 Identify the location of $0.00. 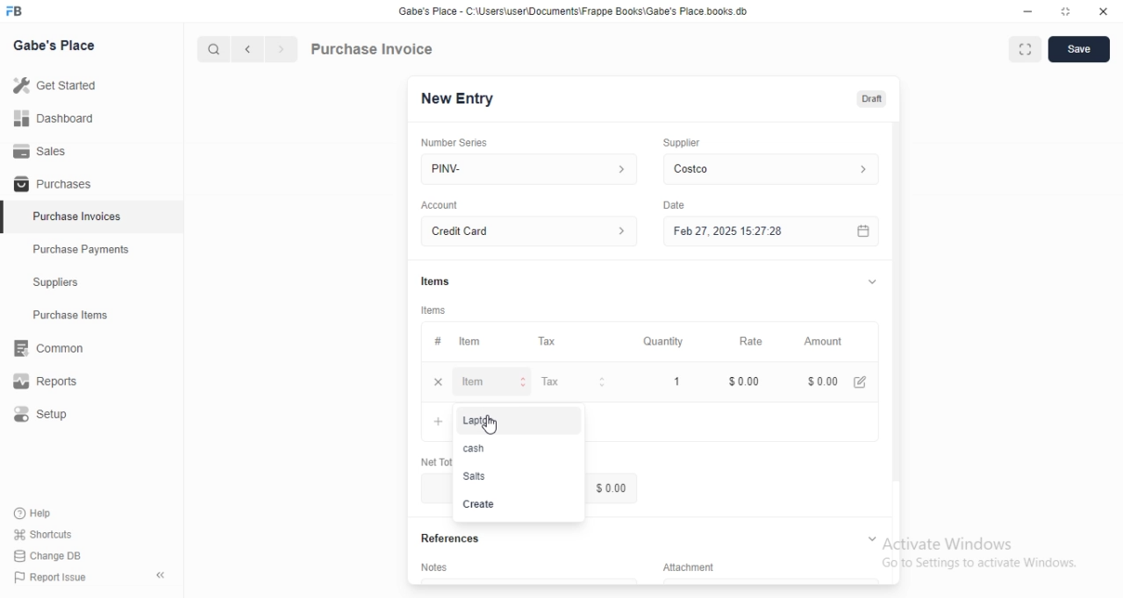
(738, 381).